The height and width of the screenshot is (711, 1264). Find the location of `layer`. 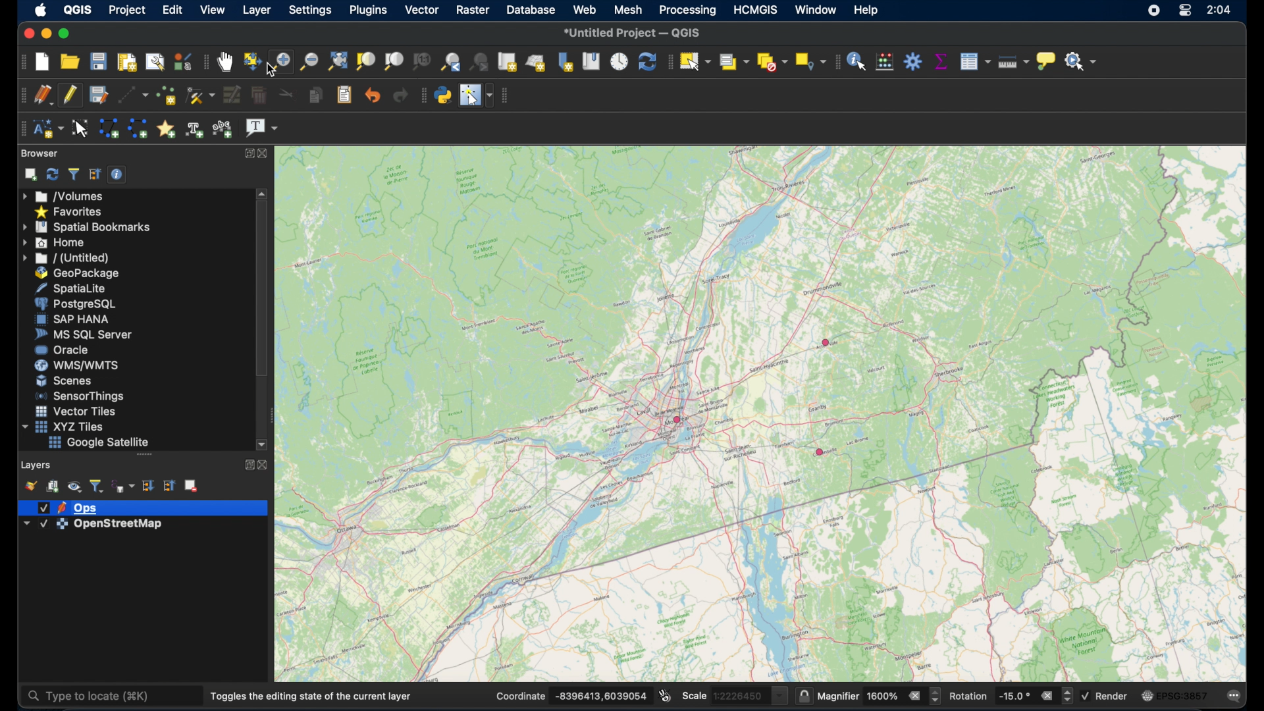

layer is located at coordinates (97, 525).